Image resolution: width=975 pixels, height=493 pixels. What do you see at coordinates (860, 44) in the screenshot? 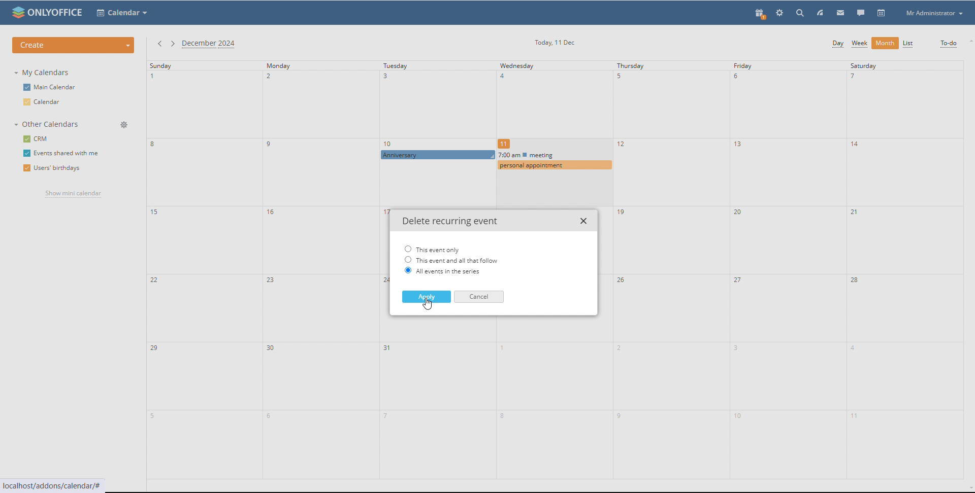
I see `week view` at bounding box center [860, 44].